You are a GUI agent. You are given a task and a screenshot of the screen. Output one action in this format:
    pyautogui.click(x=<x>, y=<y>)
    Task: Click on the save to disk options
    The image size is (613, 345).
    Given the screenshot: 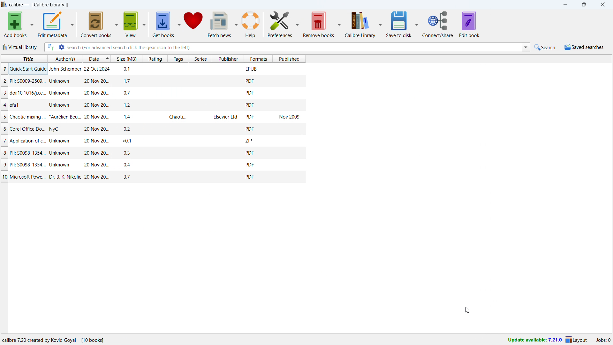 What is the action you would take?
    pyautogui.click(x=417, y=24)
    